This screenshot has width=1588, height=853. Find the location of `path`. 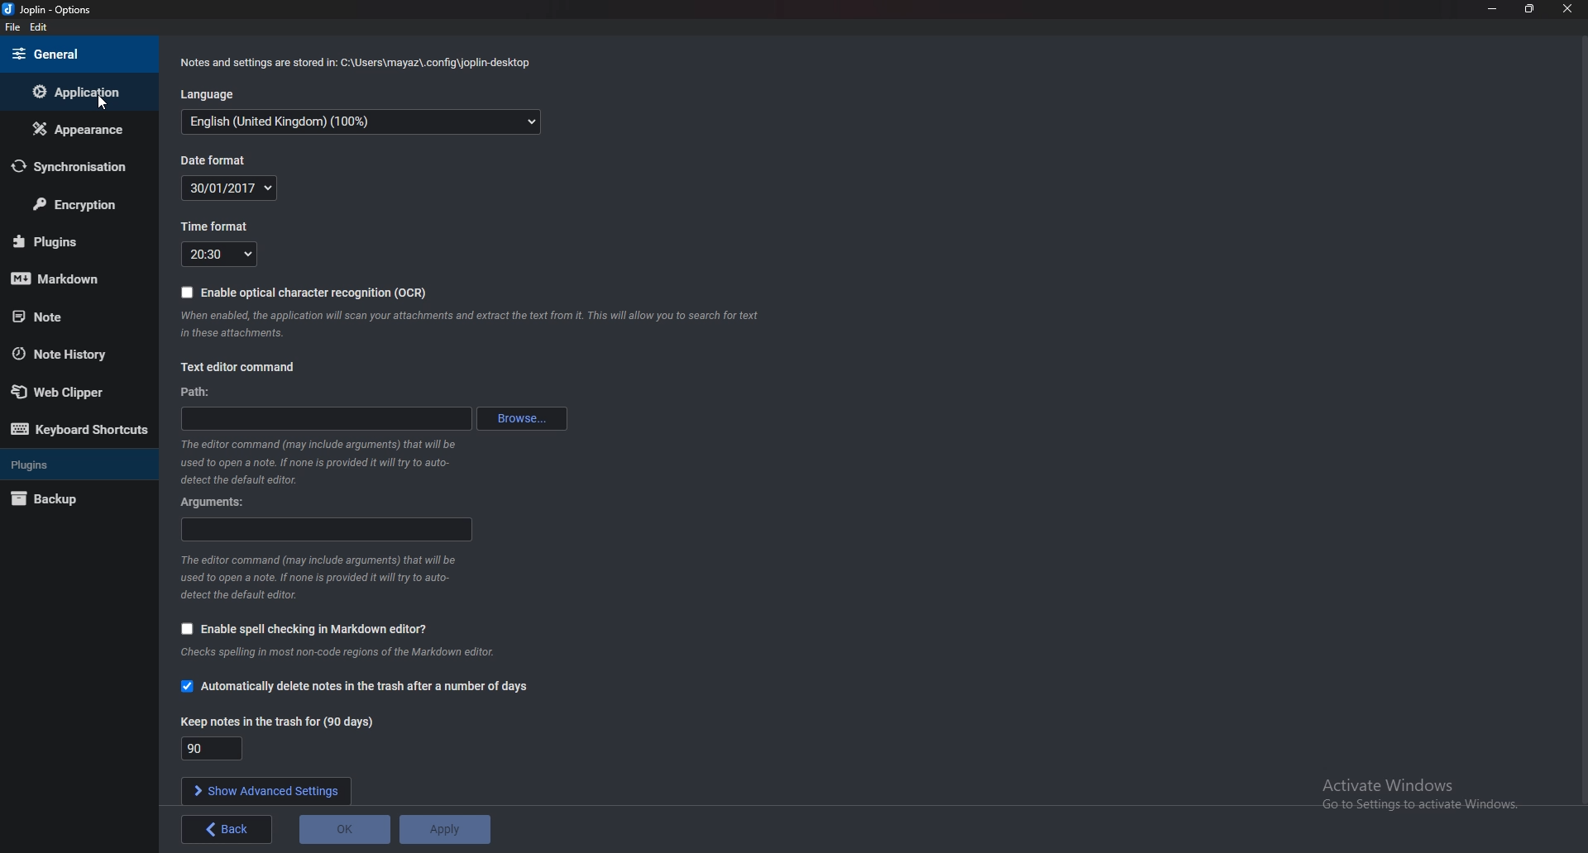

path is located at coordinates (201, 393).